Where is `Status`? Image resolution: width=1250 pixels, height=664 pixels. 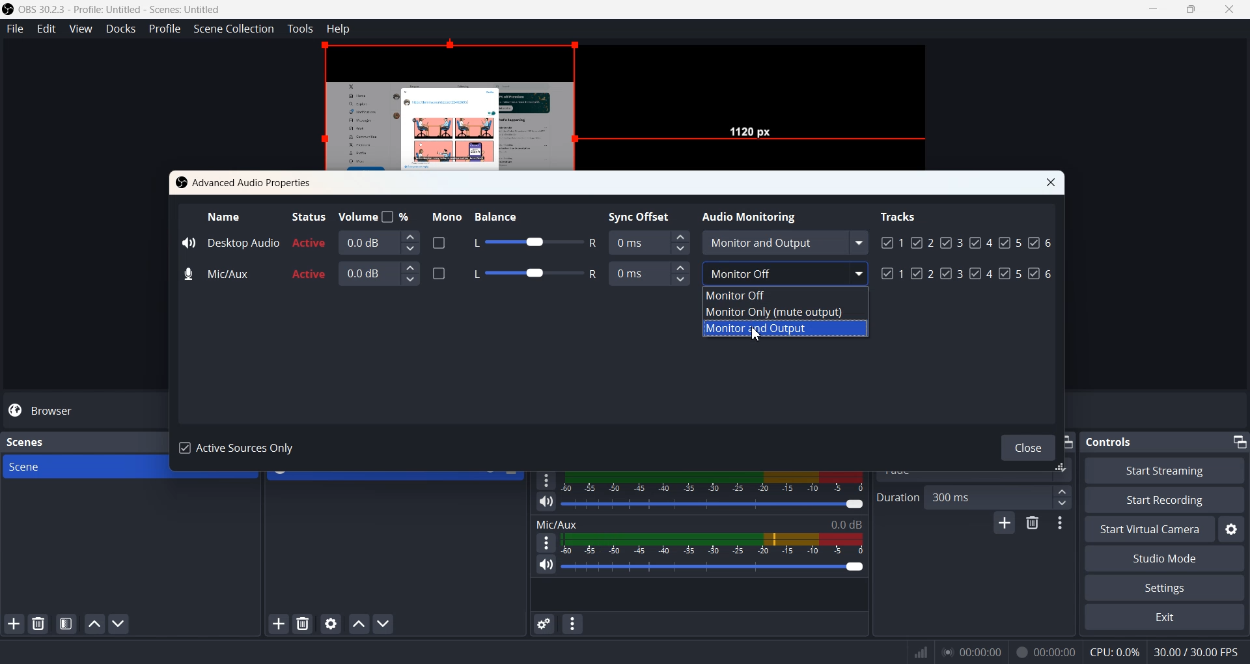
Status is located at coordinates (307, 215).